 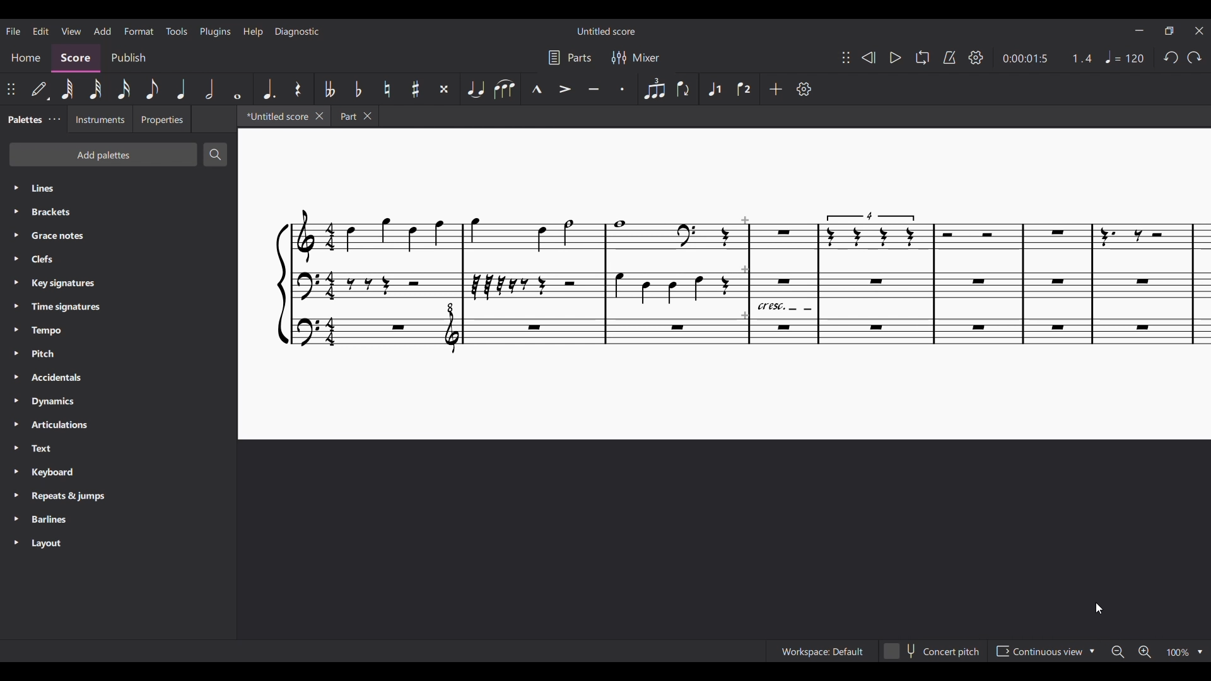 What do you see at coordinates (1200, 31) in the screenshot?
I see `Close interface` at bounding box center [1200, 31].